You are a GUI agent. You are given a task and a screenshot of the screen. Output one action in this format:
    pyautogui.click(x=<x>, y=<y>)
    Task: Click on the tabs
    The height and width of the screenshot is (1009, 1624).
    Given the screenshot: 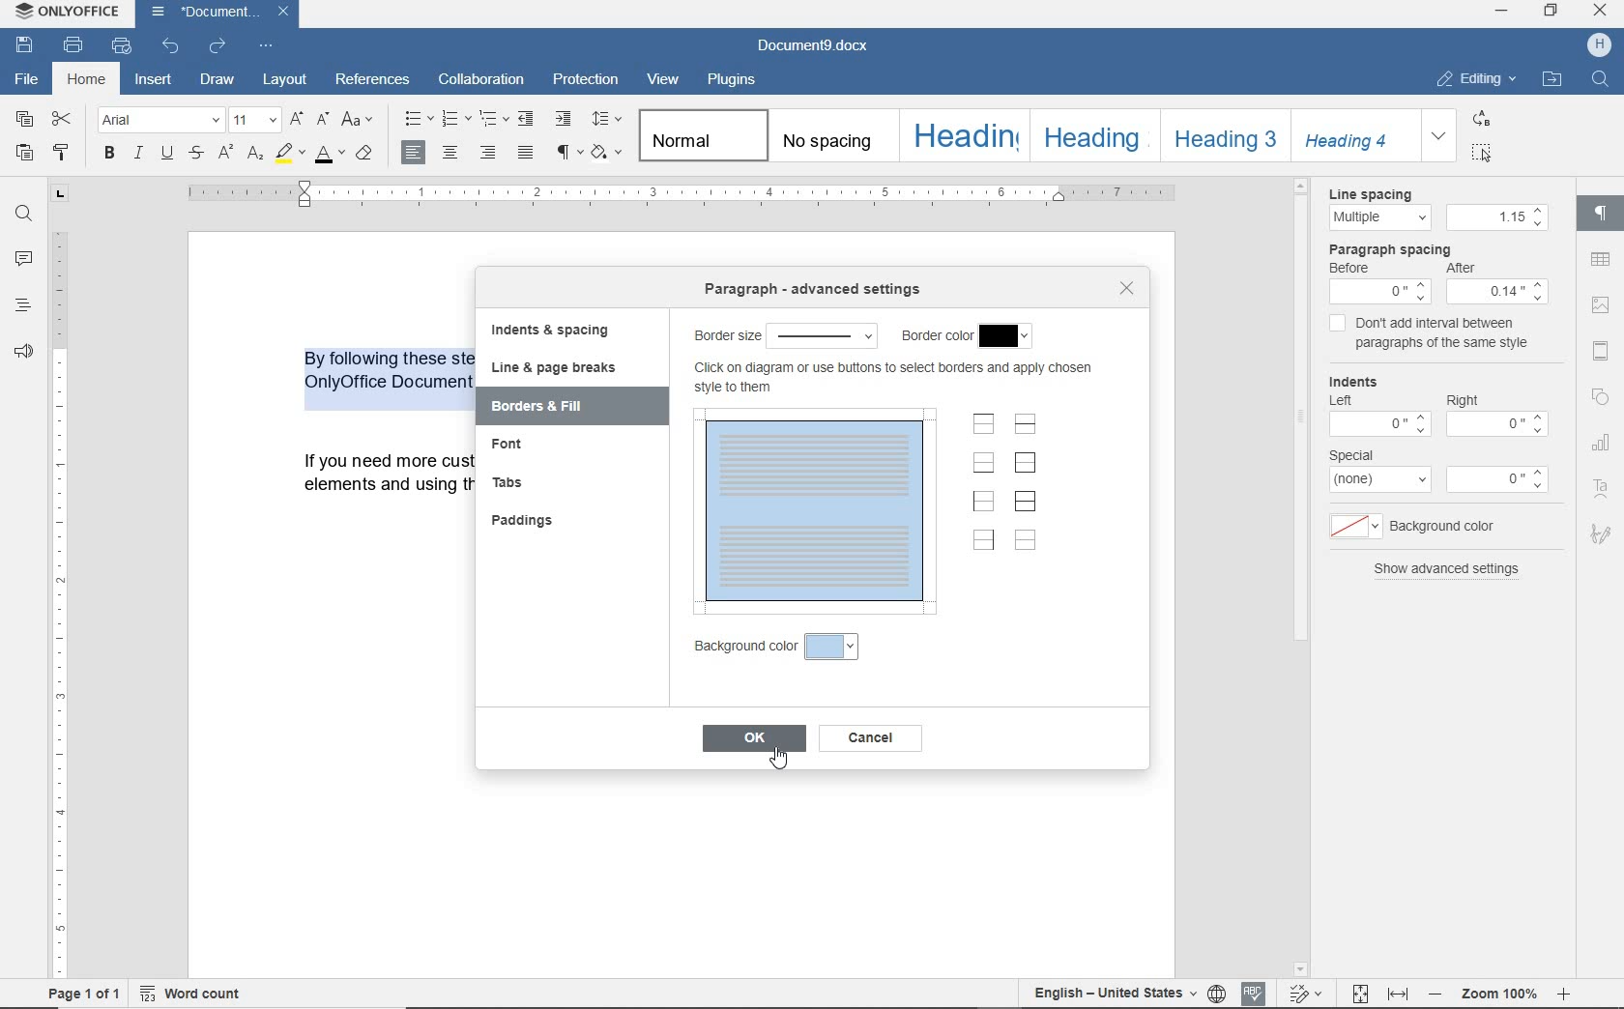 What is the action you would take?
    pyautogui.click(x=515, y=483)
    